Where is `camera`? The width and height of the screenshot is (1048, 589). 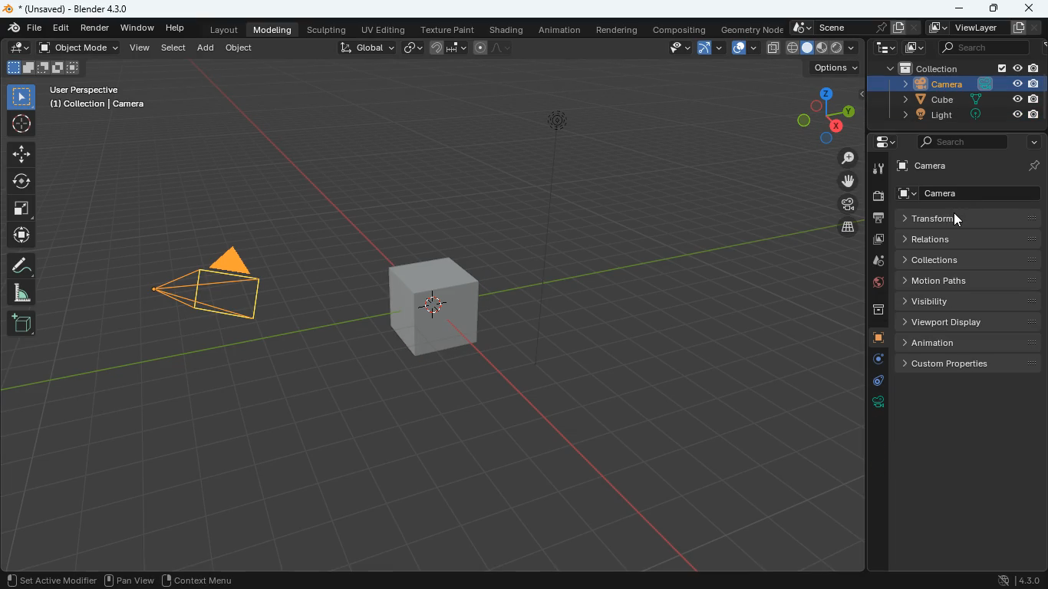
camera is located at coordinates (956, 84).